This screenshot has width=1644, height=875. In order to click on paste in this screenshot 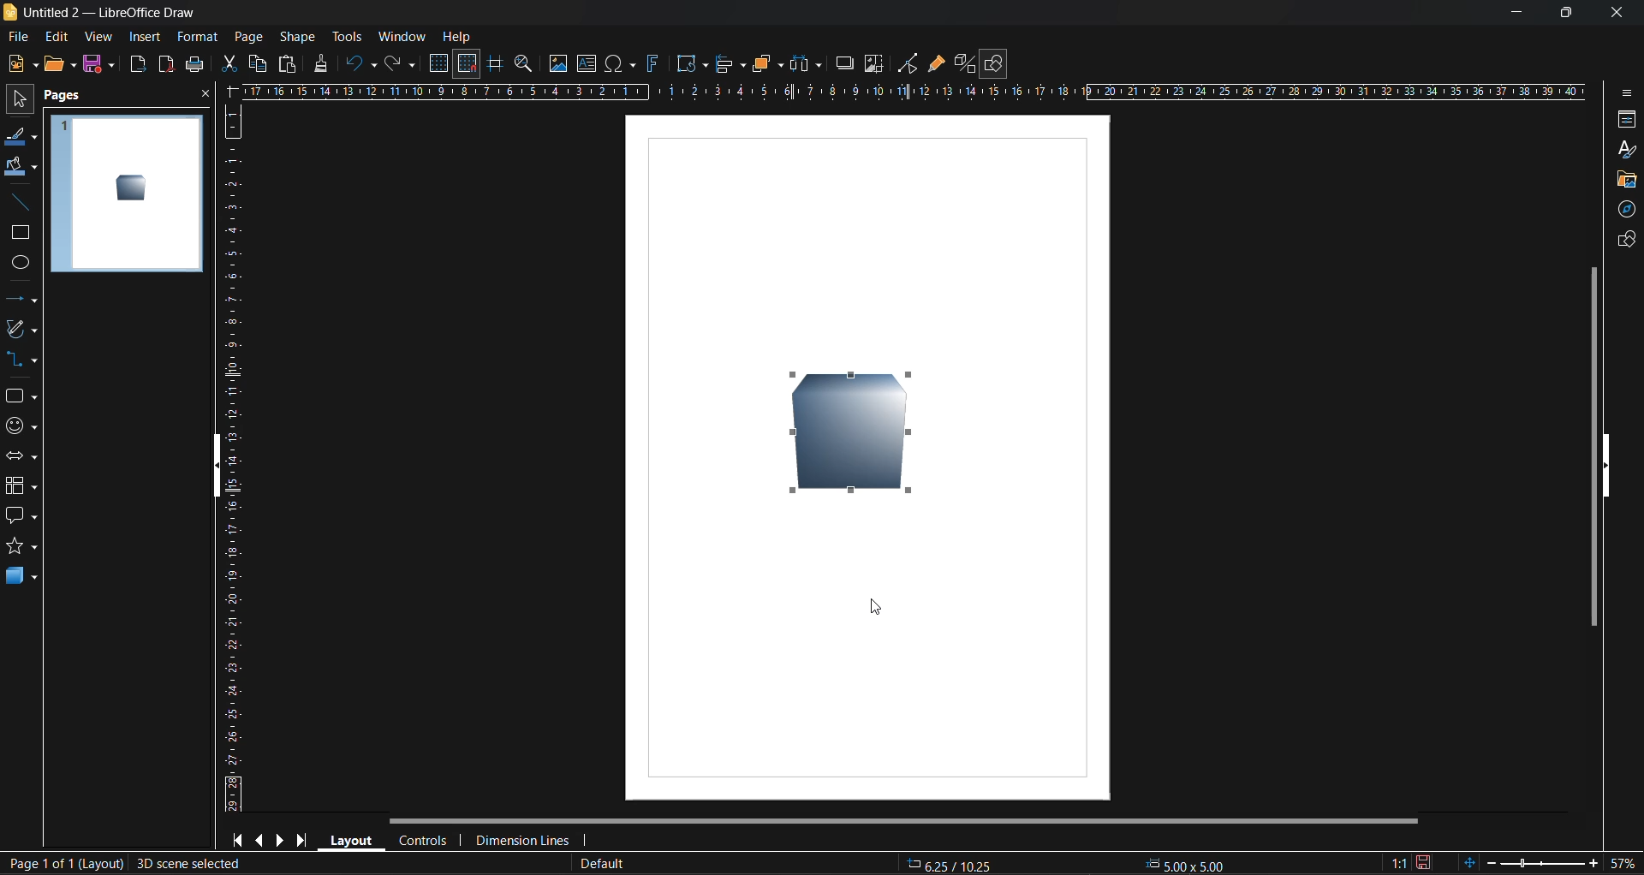, I will do `click(285, 67)`.